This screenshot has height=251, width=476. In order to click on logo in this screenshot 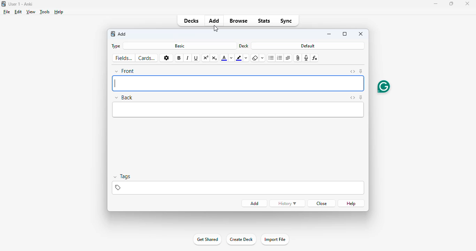, I will do `click(113, 34)`.